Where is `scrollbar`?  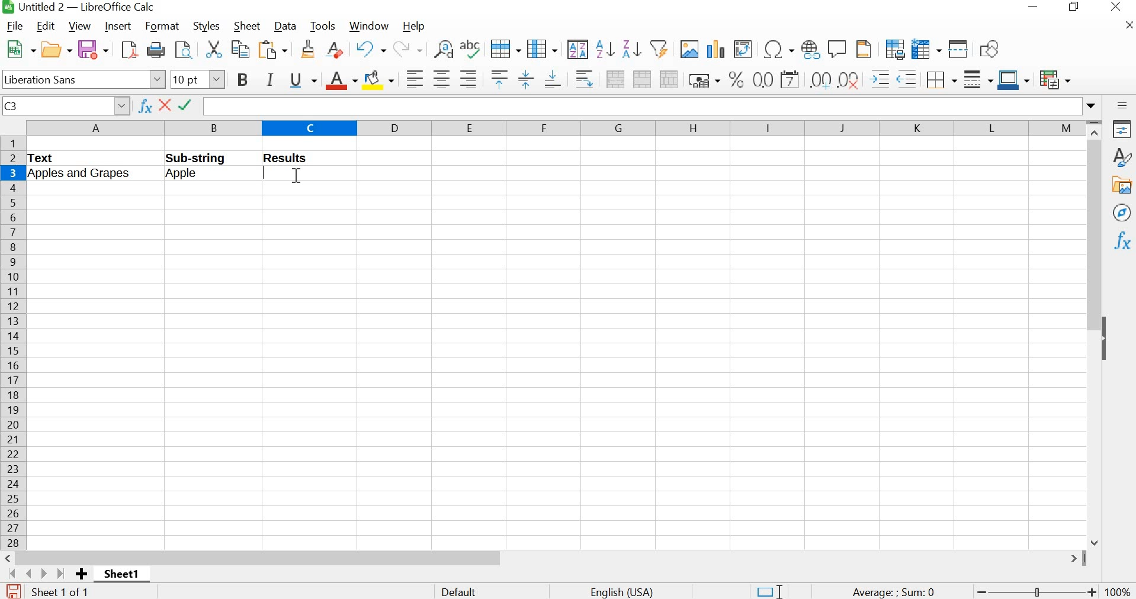
scrollbar is located at coordinates (547, 558).